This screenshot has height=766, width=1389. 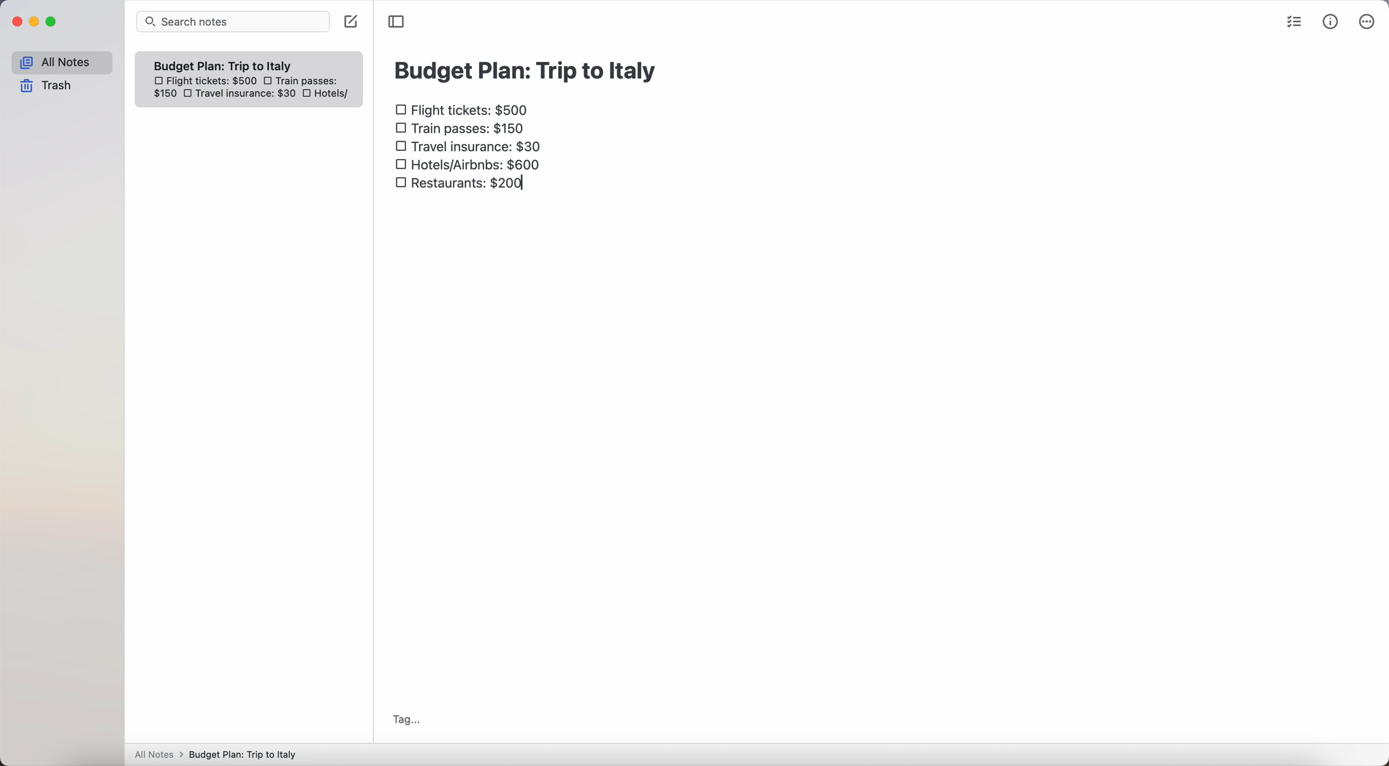 I want to click on flight tickets: $500, so click(x=204, y=82).